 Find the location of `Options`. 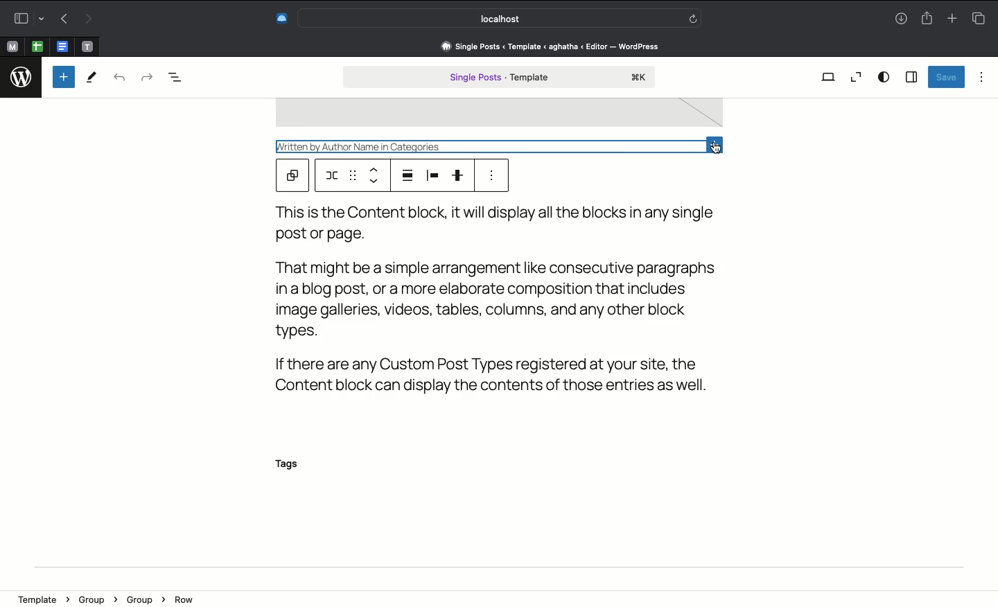

Options is located at coordinates (981, 76).